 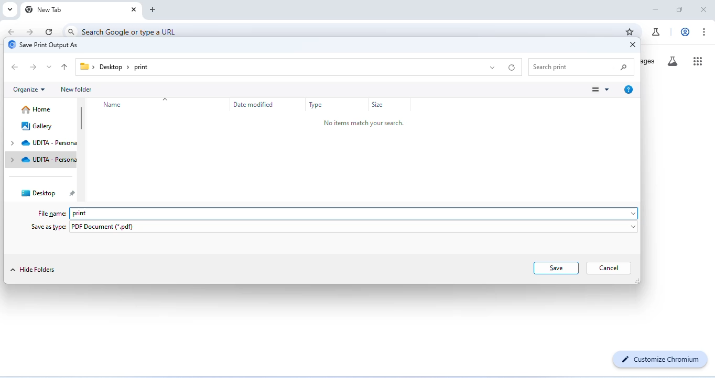 What do you see at coordinates (44, 10) in the screenshot?
I see `new tab` at bounding box center [44, 10].